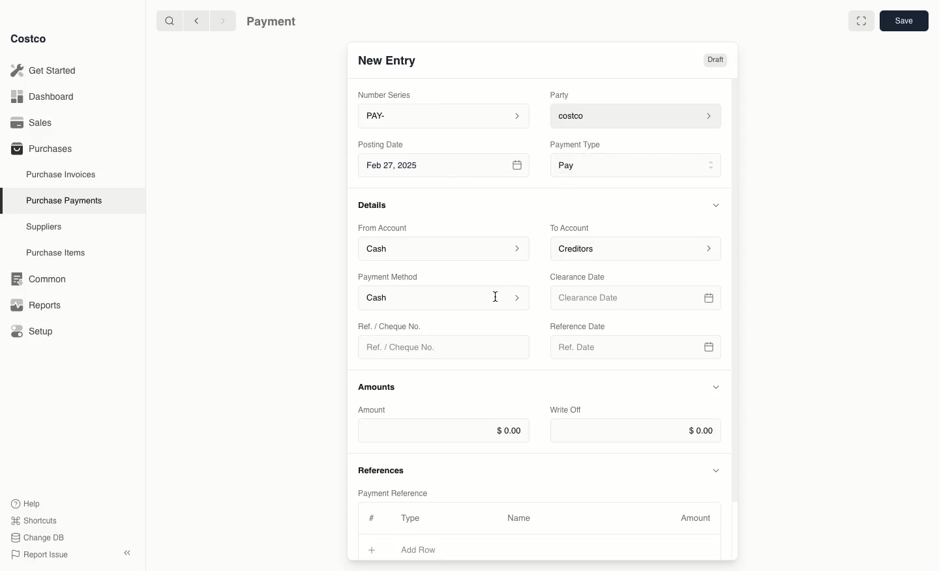 The width and height of the screenshot is (939, 571). Describe the element at coordinates (638, 164) in the screenshot. I see `Pay` at that location.